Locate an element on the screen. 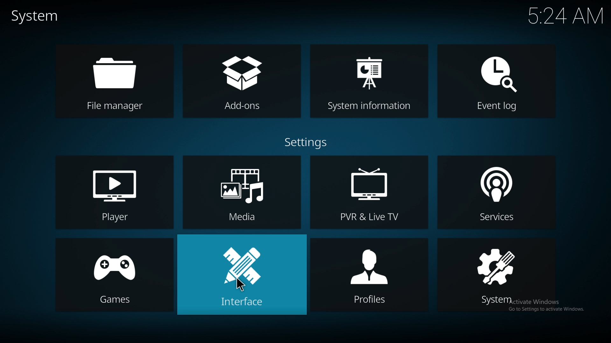  player is located at coordinates (116, 192).